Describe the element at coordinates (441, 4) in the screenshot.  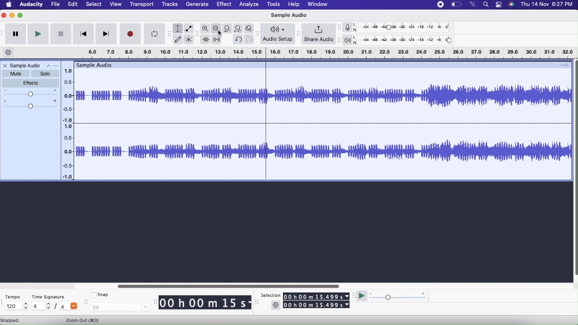
I see `stop` at that location.